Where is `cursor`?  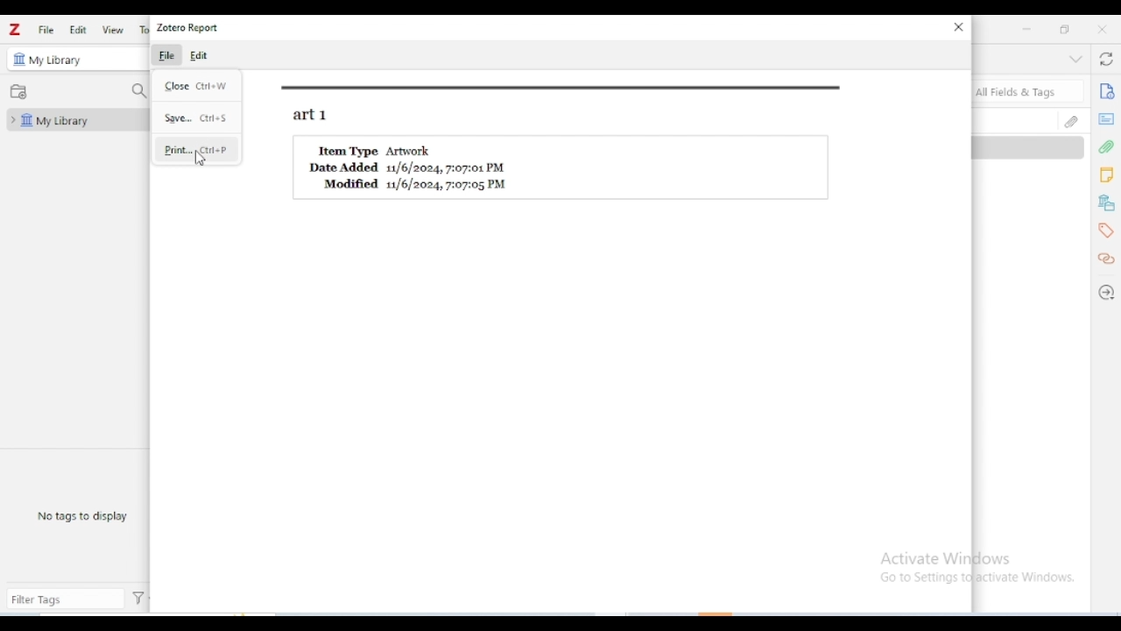
cursor is located at coordinates (201, 160).